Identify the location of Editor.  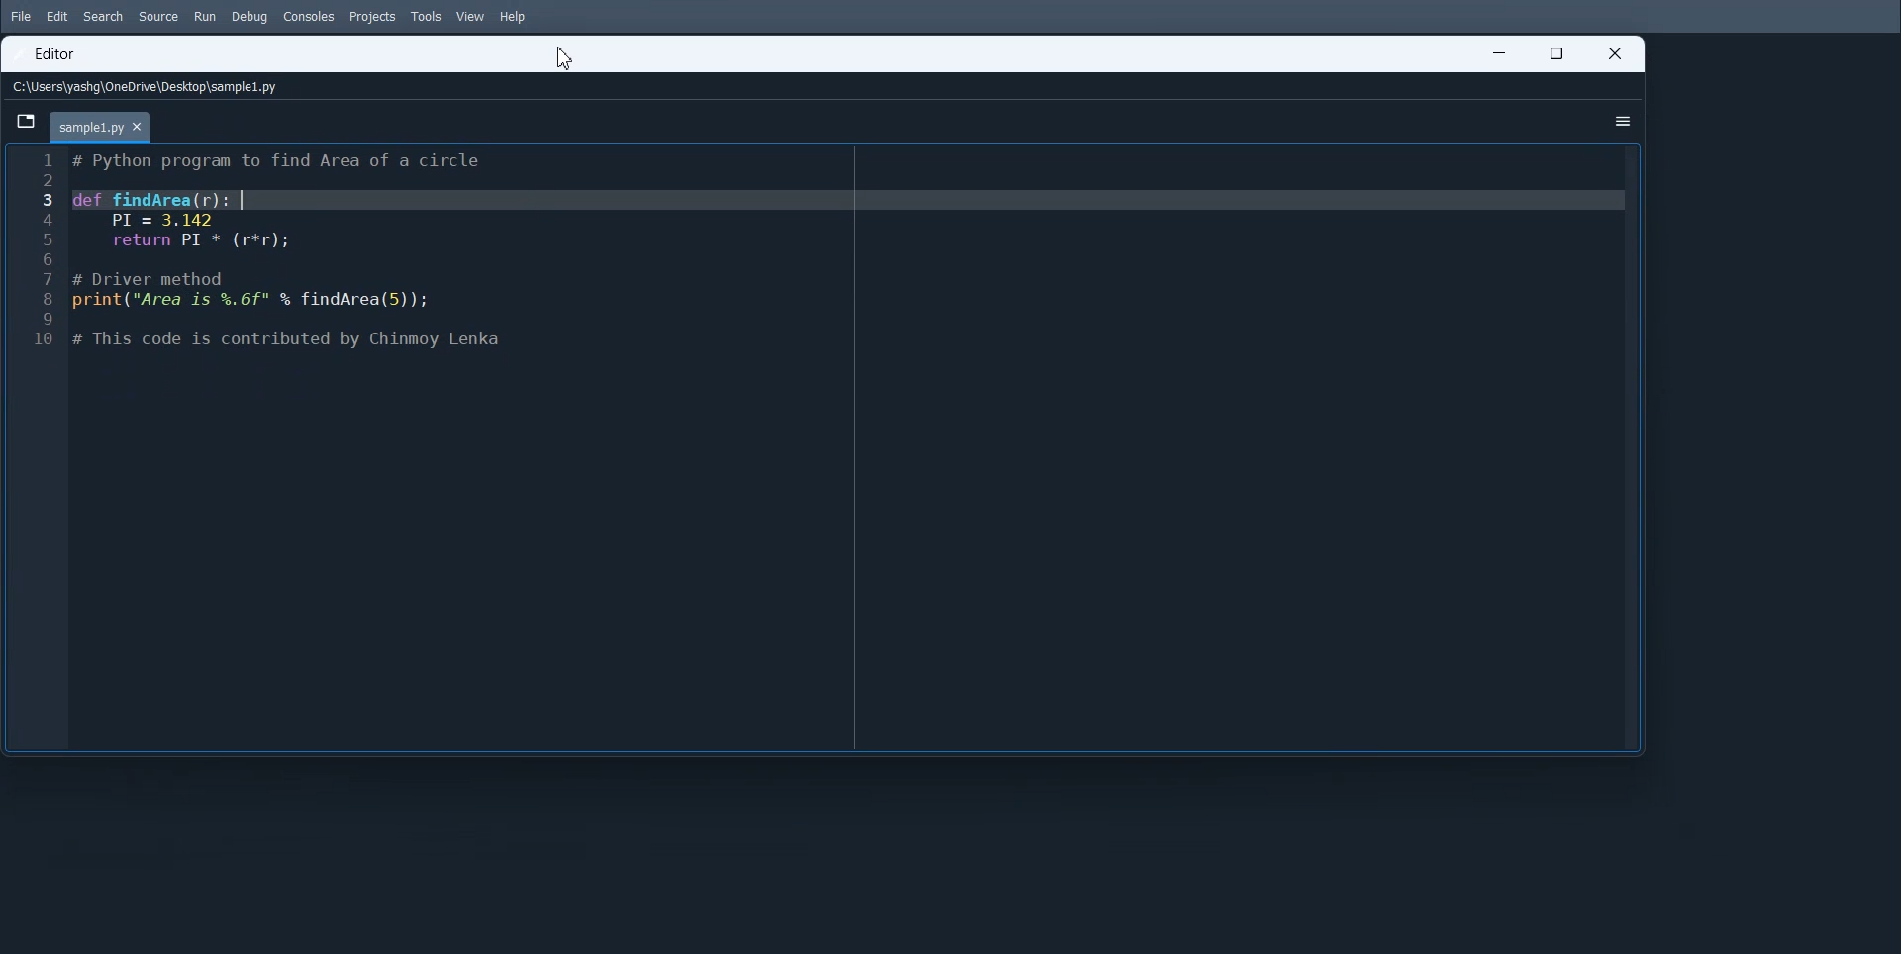
(59, 53).